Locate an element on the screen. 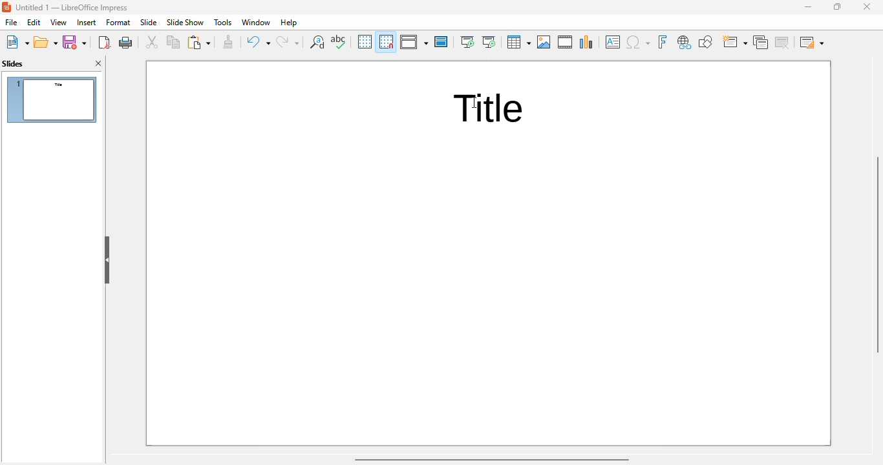  export directly as PDF is located at coordinates (104, 42).